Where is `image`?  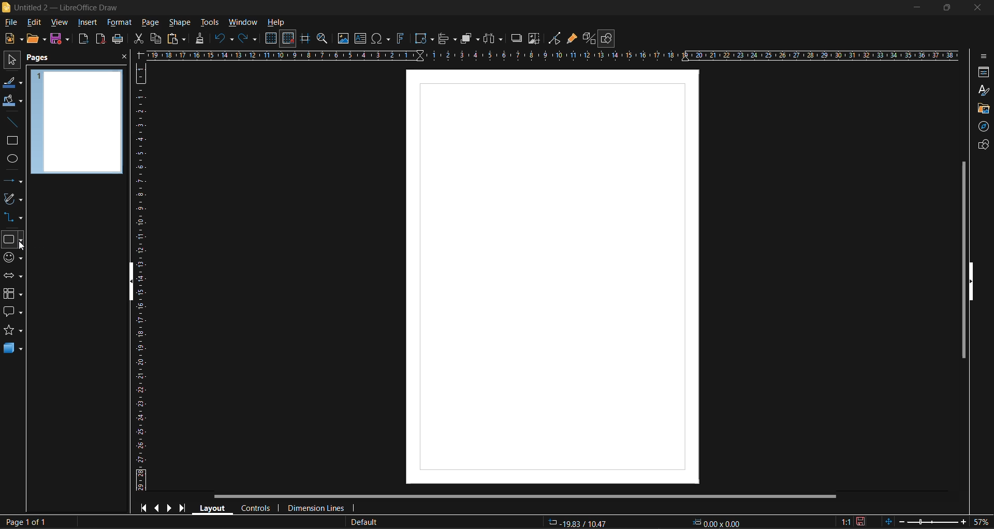
image is located at coordinates (343, 38).